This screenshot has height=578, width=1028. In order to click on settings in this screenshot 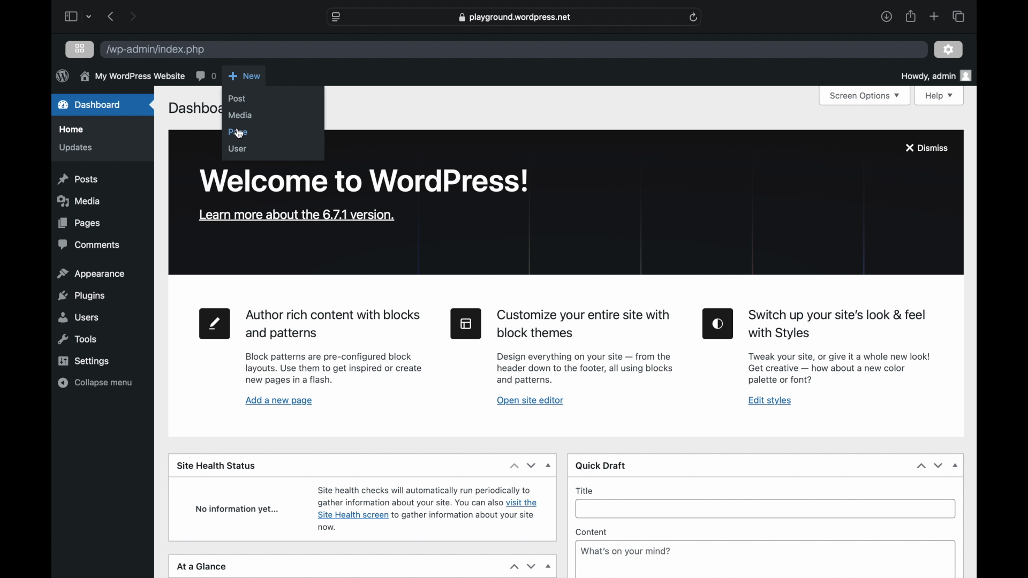, I will do `click(85, 361)`.